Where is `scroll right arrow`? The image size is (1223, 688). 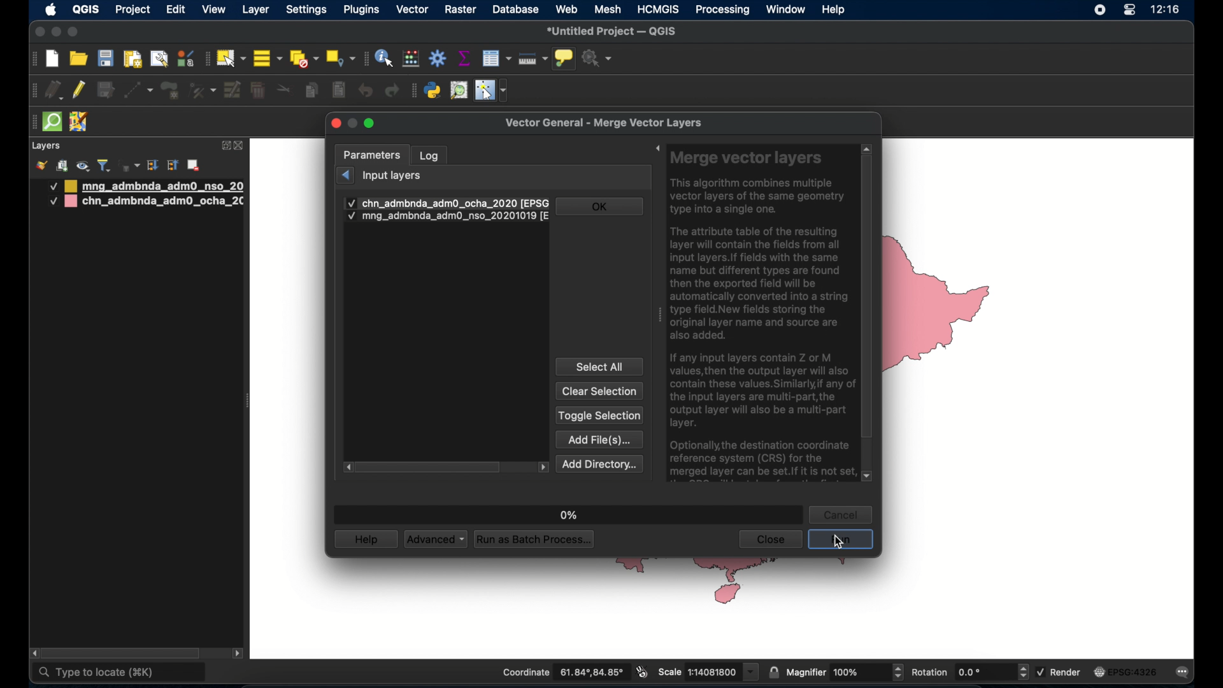 scroll right arrow is located at coordinates (238, 656).